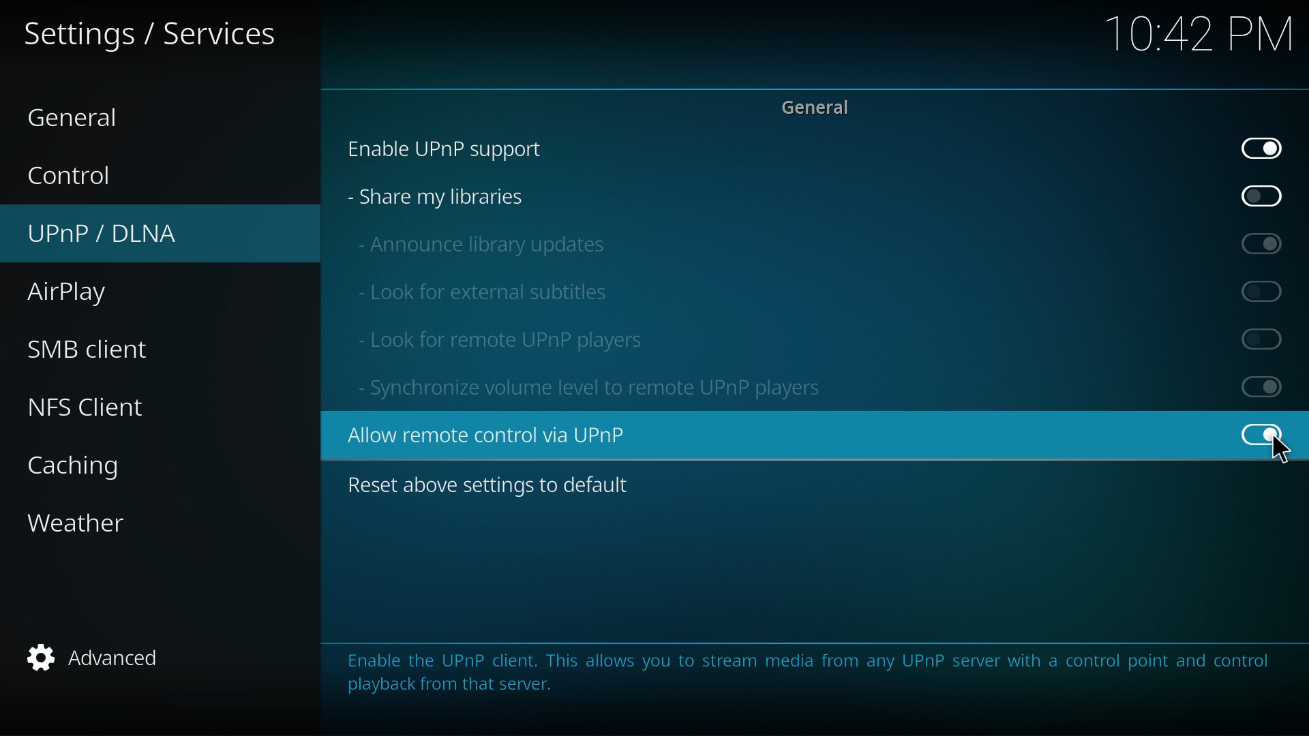 The image size is (1309, 736). I want to click on nfs client, so click(98, 410).